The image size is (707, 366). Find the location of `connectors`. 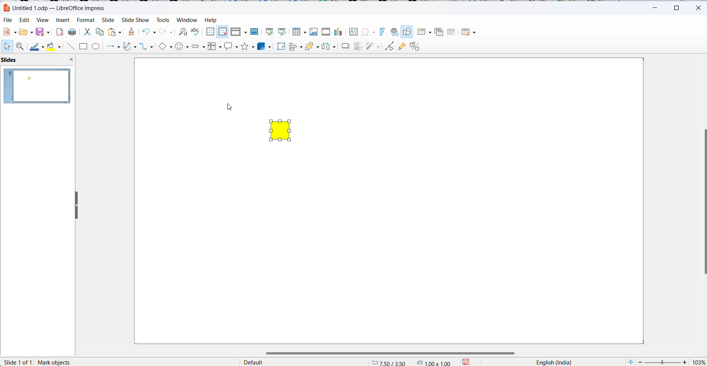

connectors is located at coordinates (146, 47).